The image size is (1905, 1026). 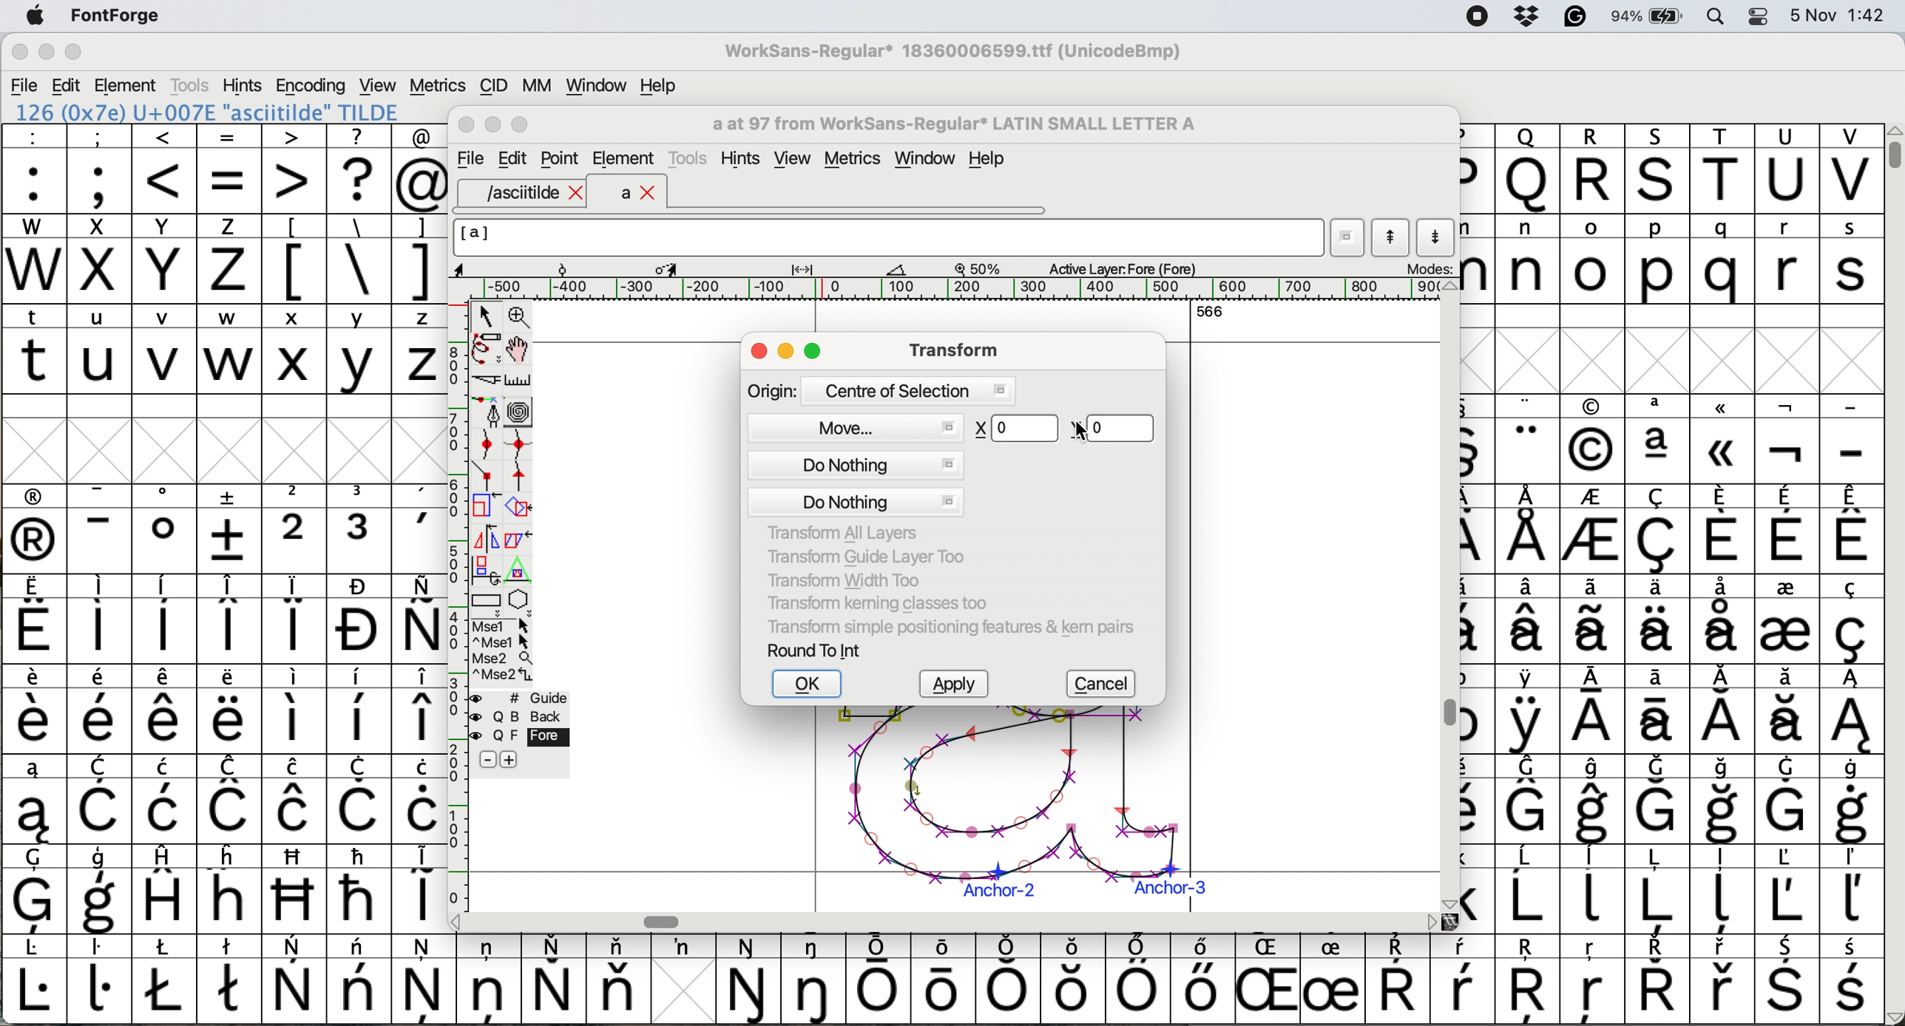 I want to click on scroll by hand, so click(x=519, y=350).